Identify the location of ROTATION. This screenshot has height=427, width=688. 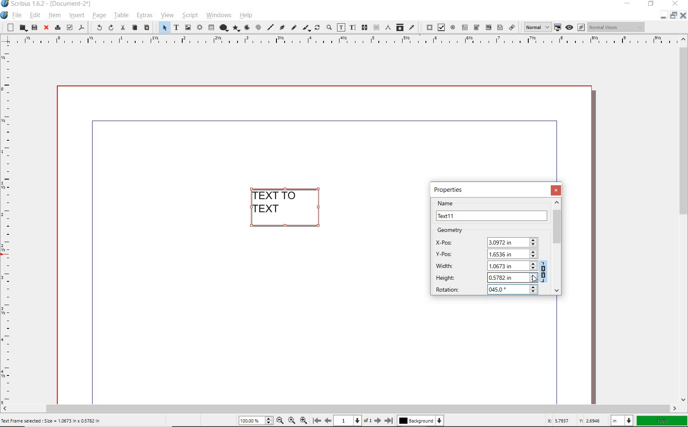
(485, 290).